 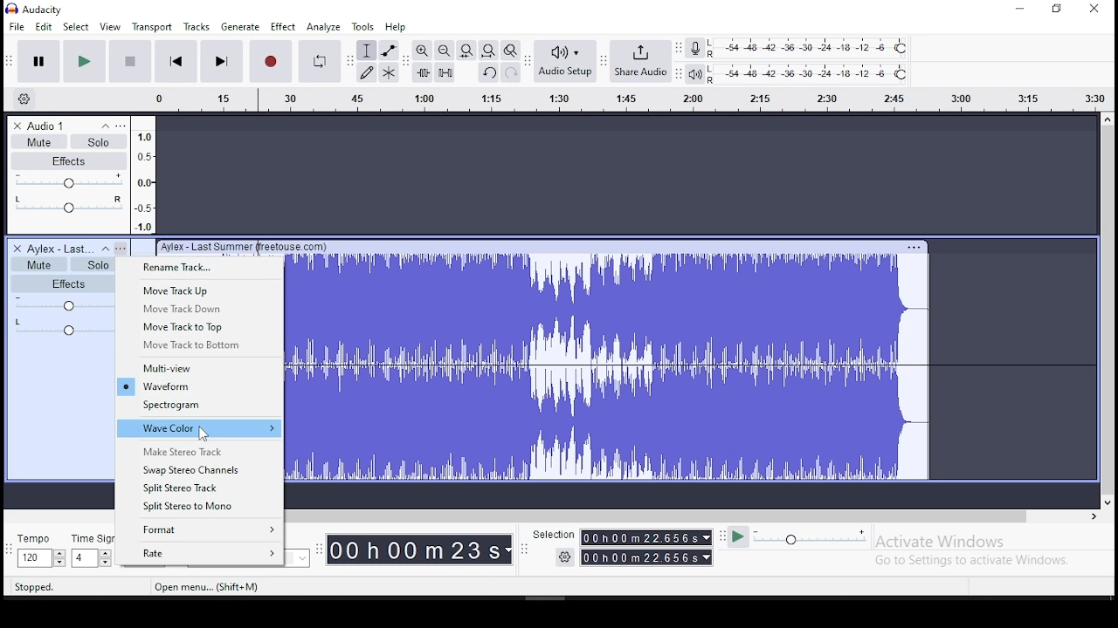 What do you see at coordinates (820, 74) in the screenshot?
I see `playback level` at bounding box center [820, 74].